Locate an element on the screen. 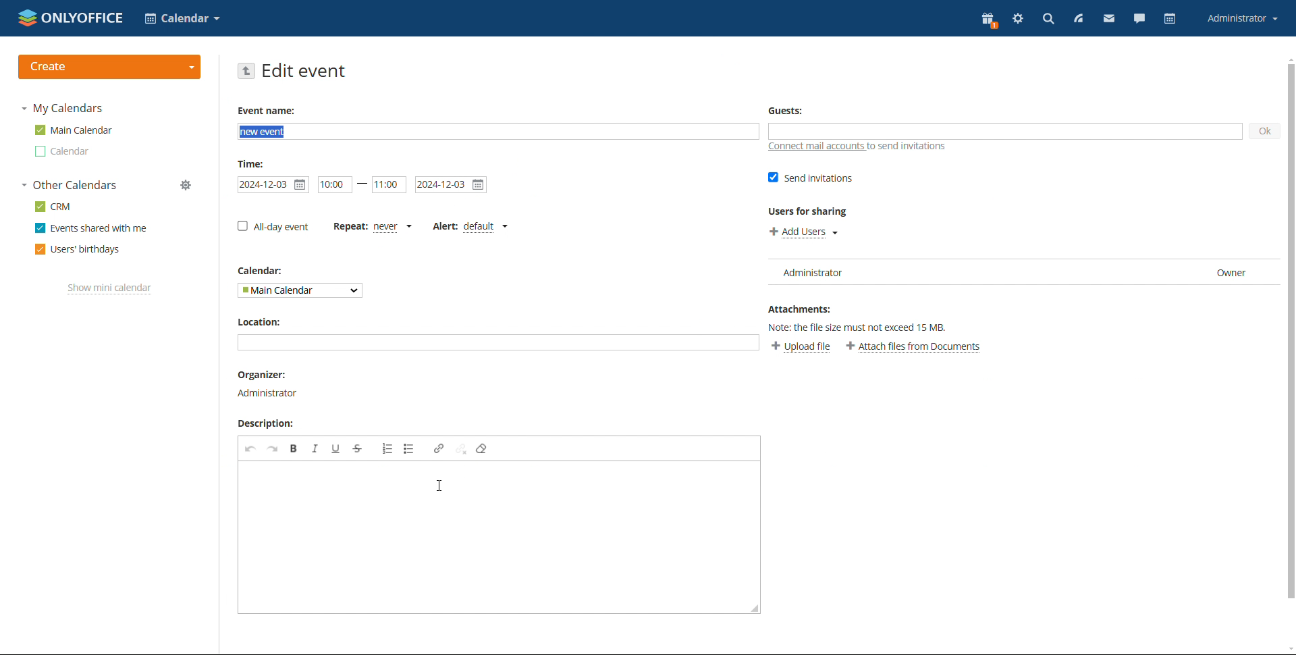  upload file is located at coordinates (801, 346).